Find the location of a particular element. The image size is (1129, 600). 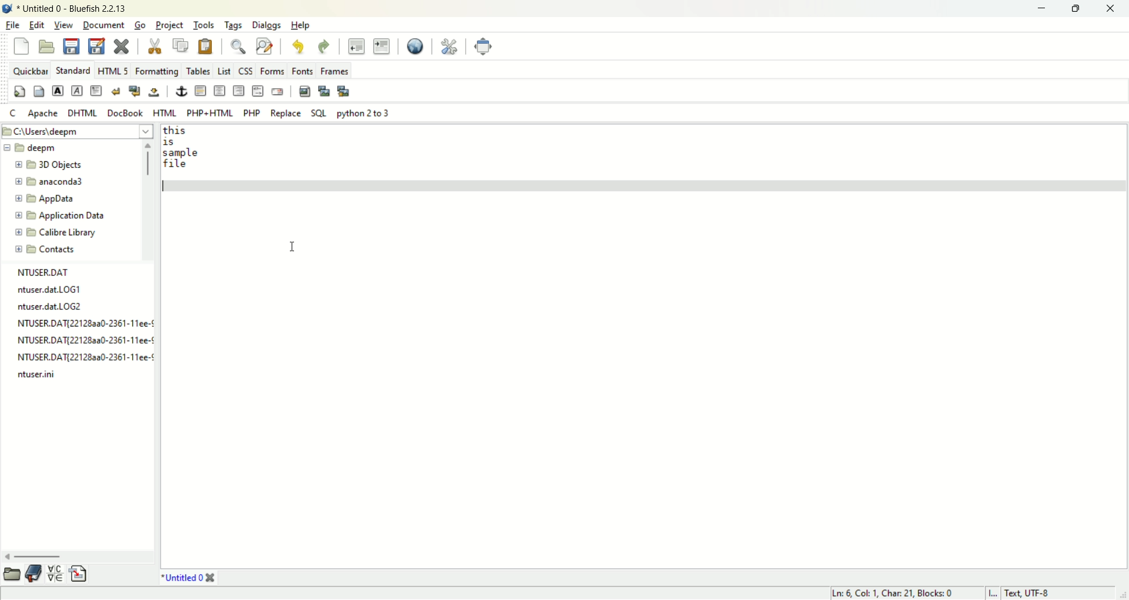

fonts is located at coordinates (303, 71).